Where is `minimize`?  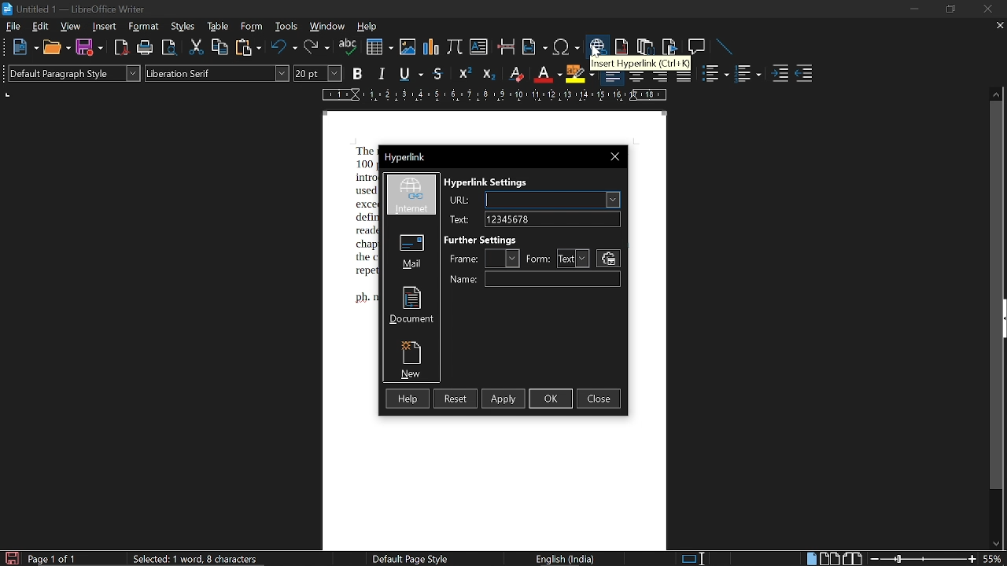
minimize is located at coordinates (914, 9).